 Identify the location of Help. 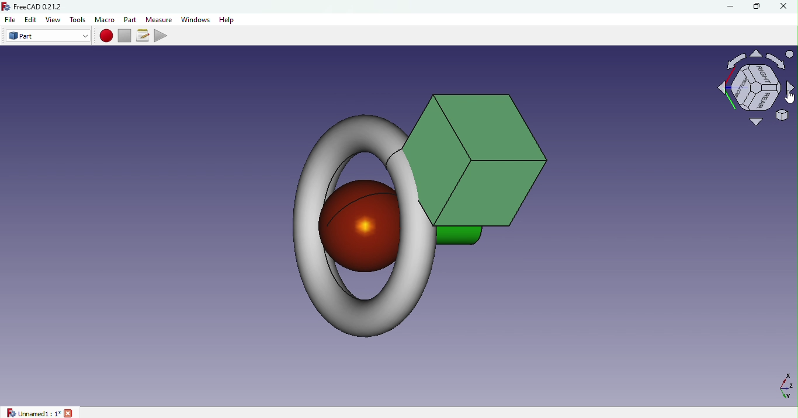
(228, 20).